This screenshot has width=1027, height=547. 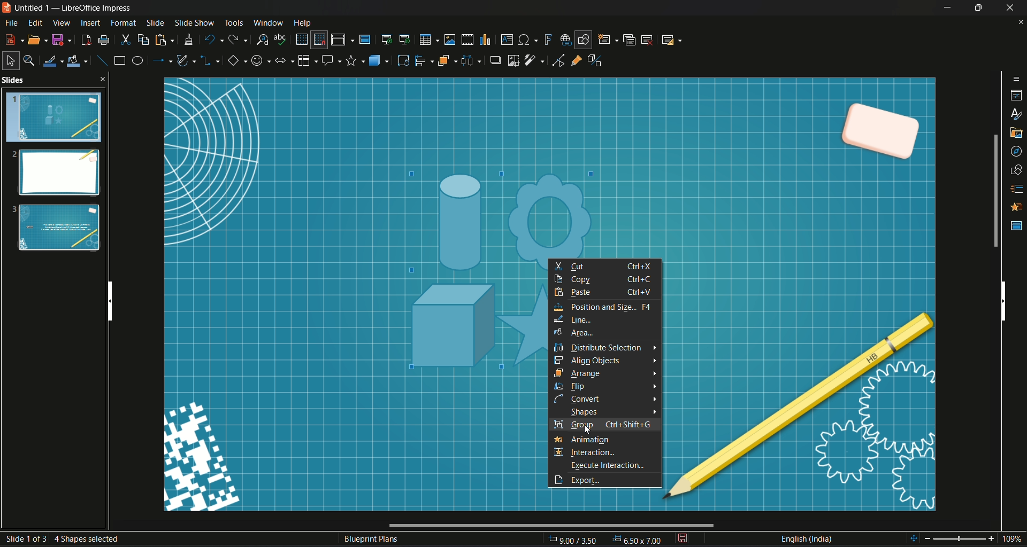 I want to click on Slides, so click(x=54, y=167).